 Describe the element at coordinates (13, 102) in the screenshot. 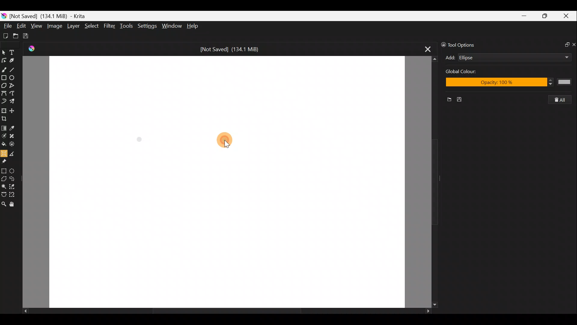

I see `Multibrush tool` at that location.